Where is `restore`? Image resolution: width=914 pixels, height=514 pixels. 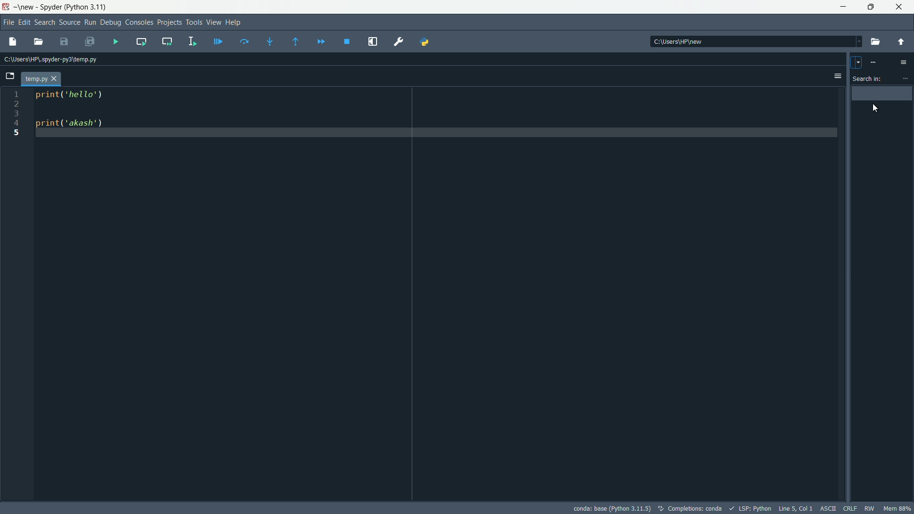 restore is located at coordinates (869, 7).